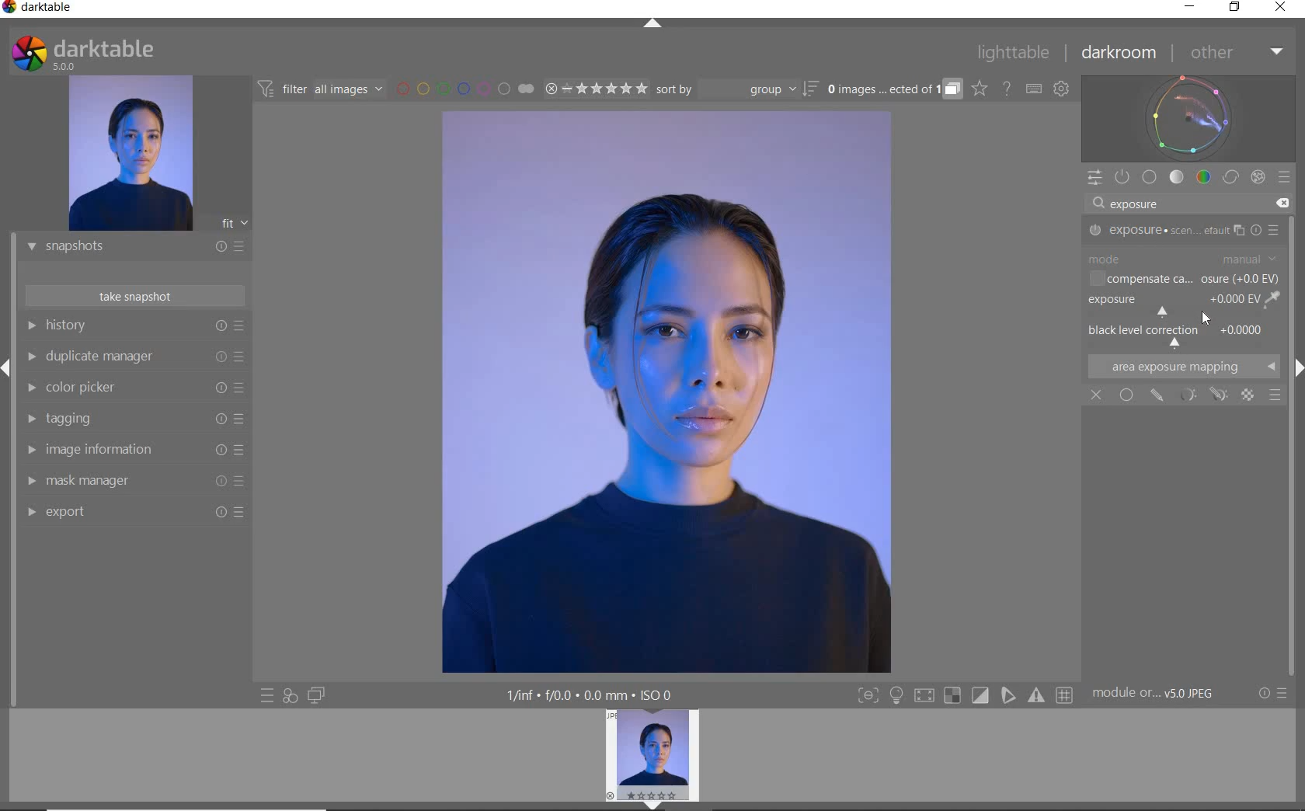 The width and height of the screenshot is (1305, 811). I want to click on TAGGING, so click(131, 419).